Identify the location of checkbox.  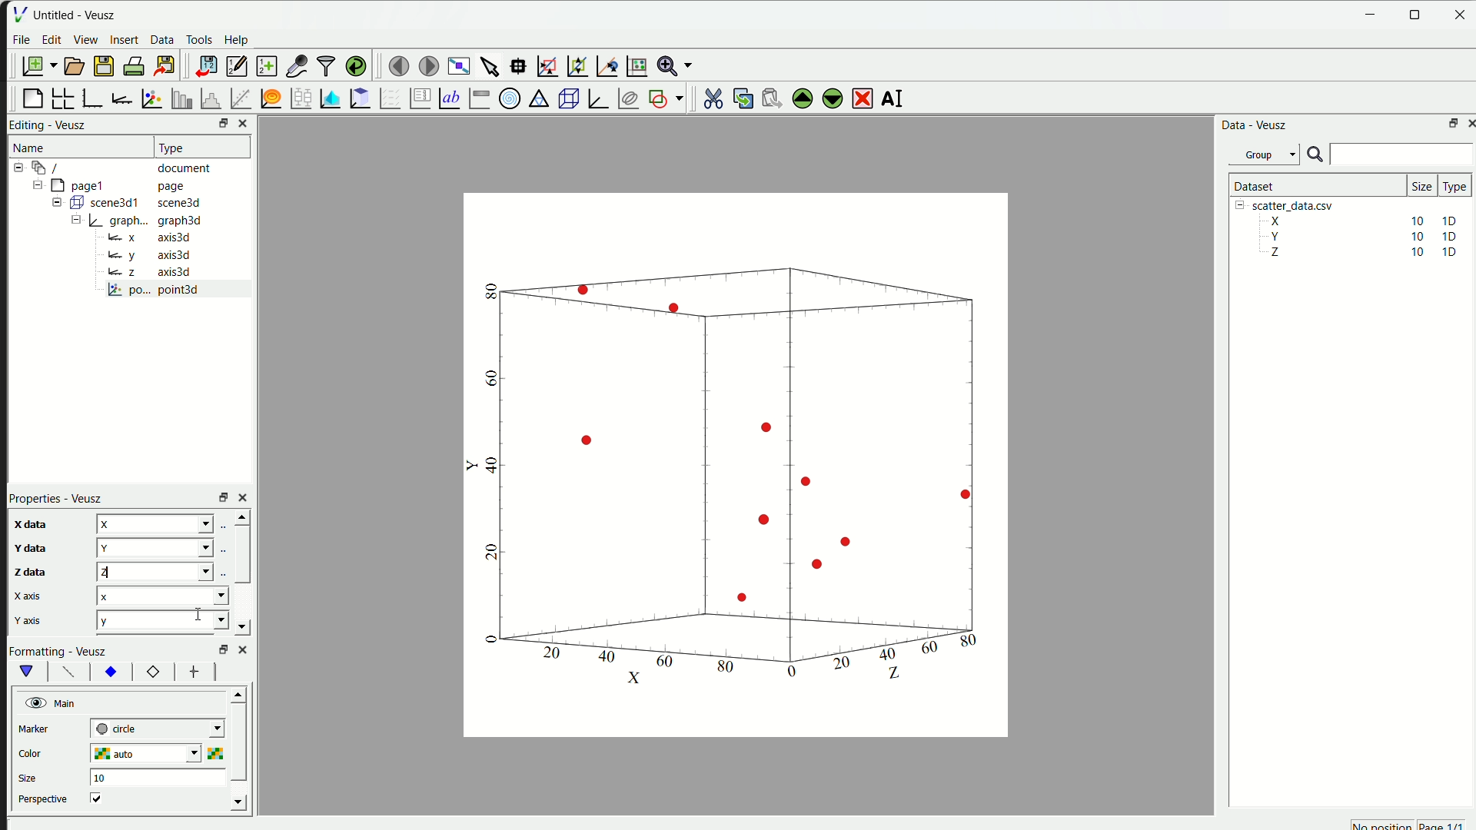
(100, 798).